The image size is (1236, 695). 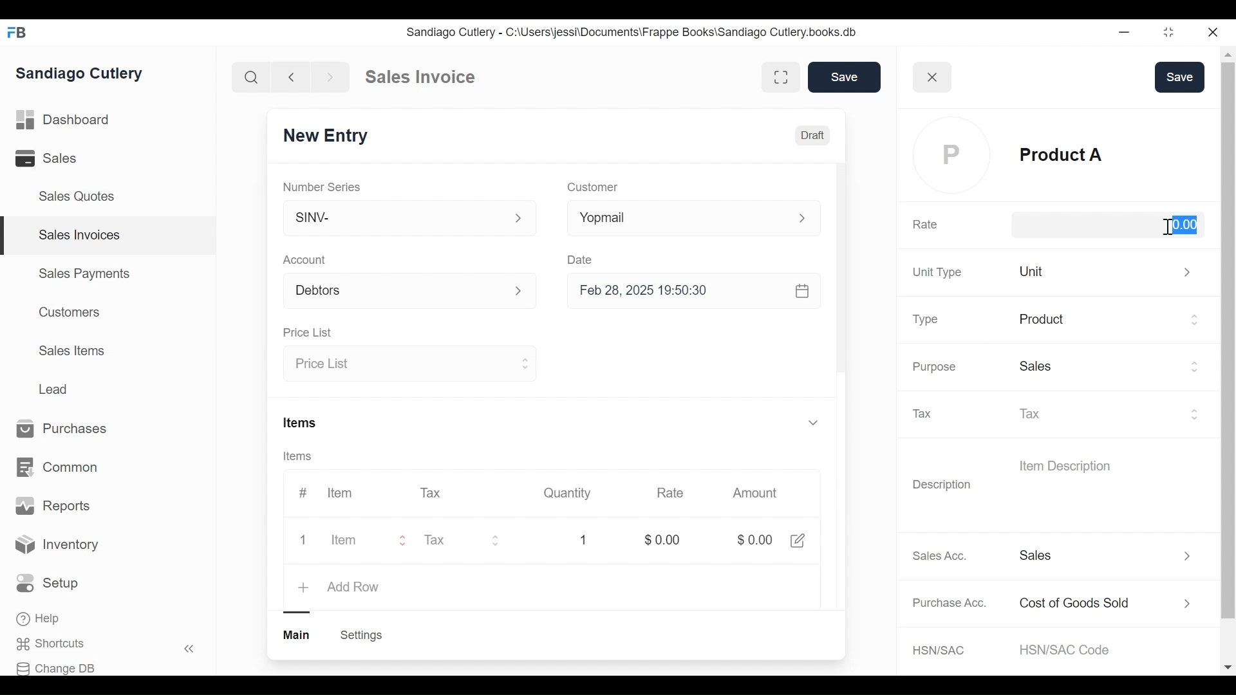 What do you see at coordinates (1124, 32) in the screenshot?
I see `minimize` at bounding box center [1124, 32].